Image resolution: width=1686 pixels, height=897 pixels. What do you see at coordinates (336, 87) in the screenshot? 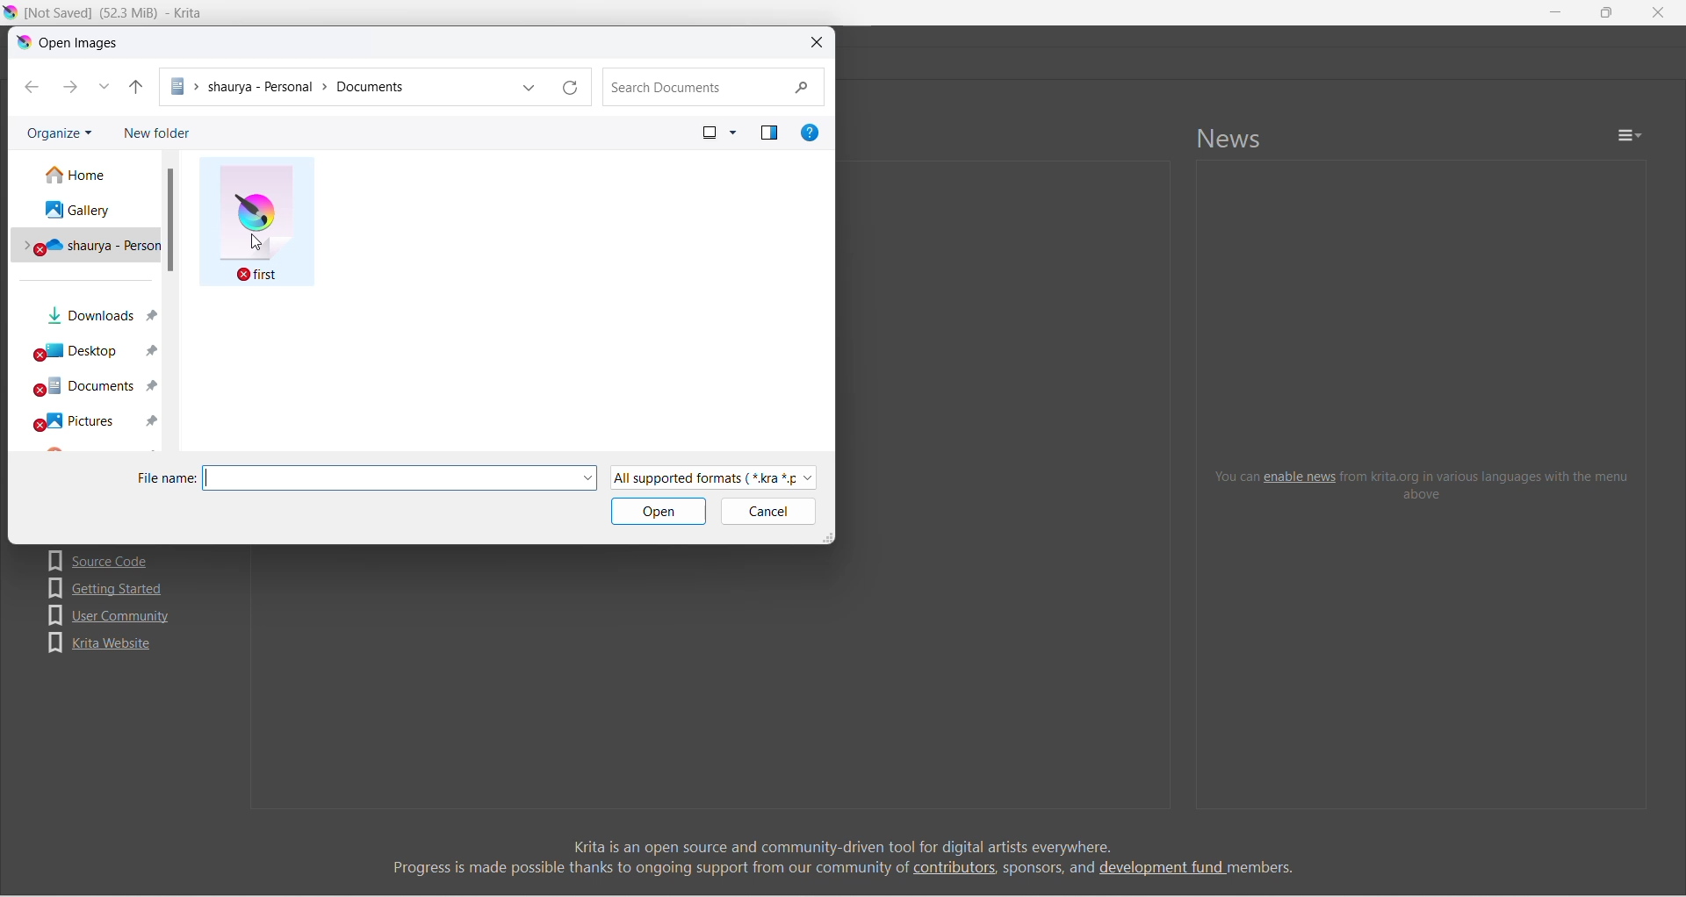
I see `path` at bounding box center [336, 87].